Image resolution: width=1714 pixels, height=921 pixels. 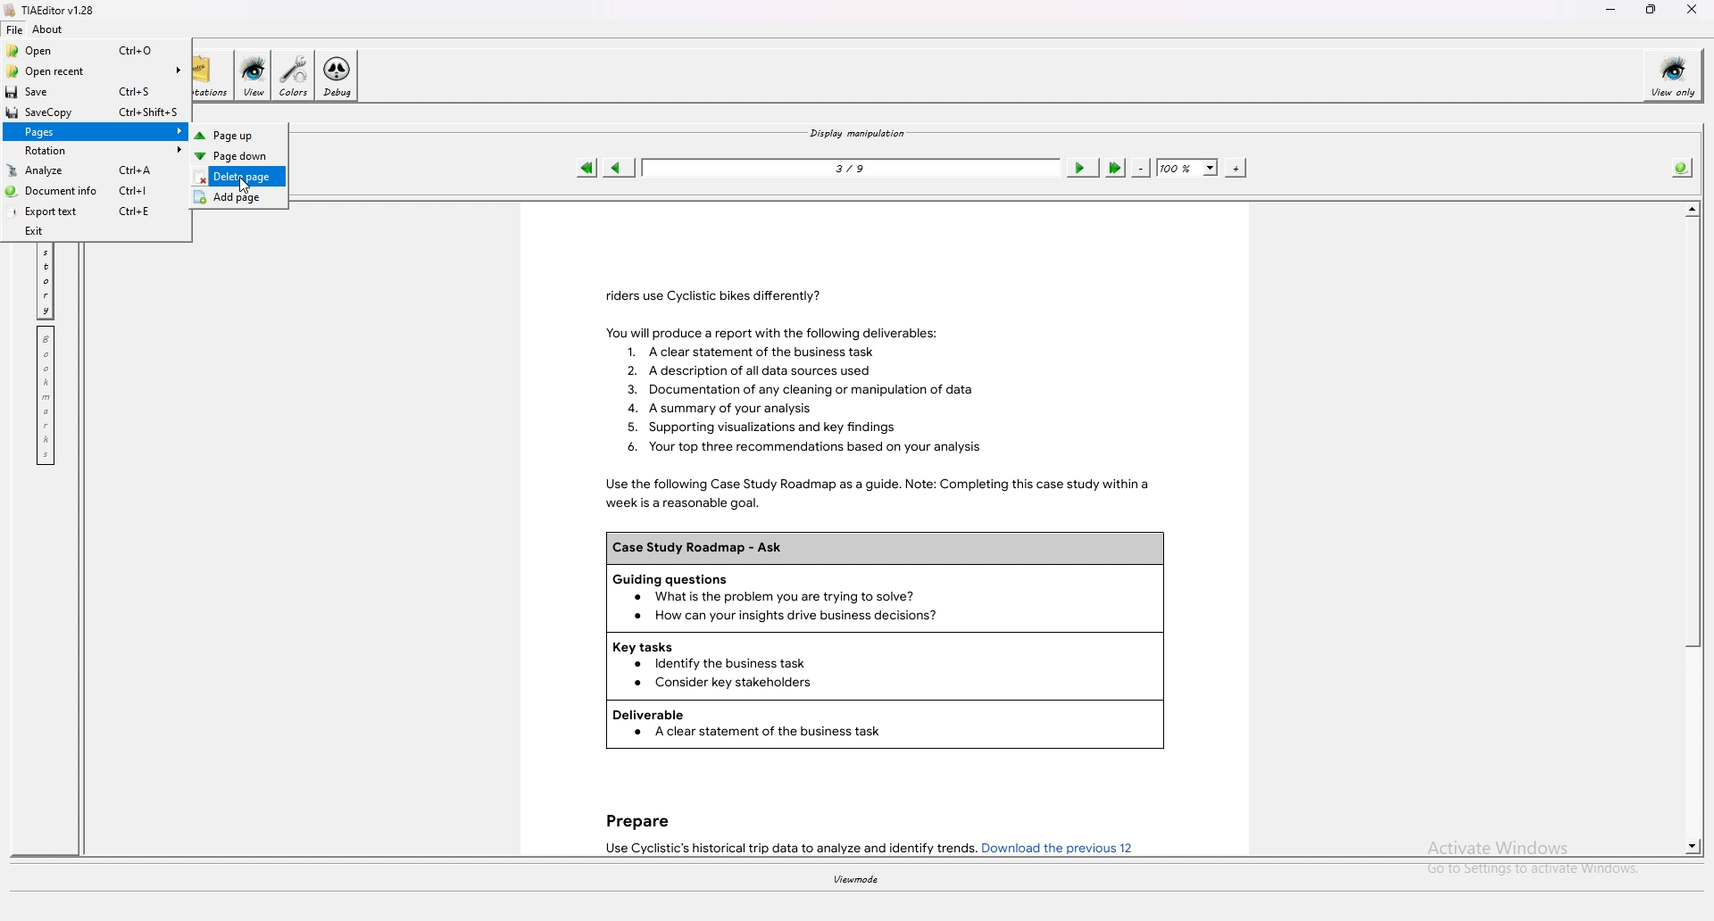 What do you see at coordinates (239, 177) in the screenshot?
I see `Delete page` at bounding box center [239, 177].